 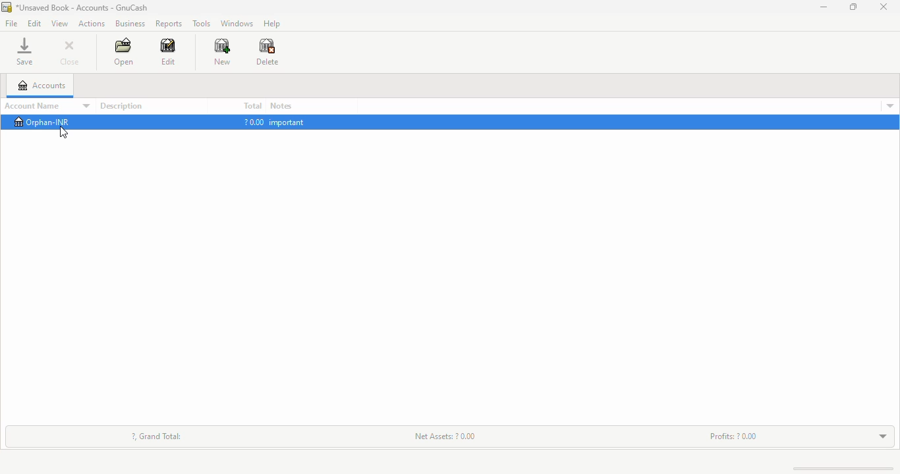 What do you see at coordinates (168, 51) in the screenshot?
I see `edit` at bounding box center [168, 51].